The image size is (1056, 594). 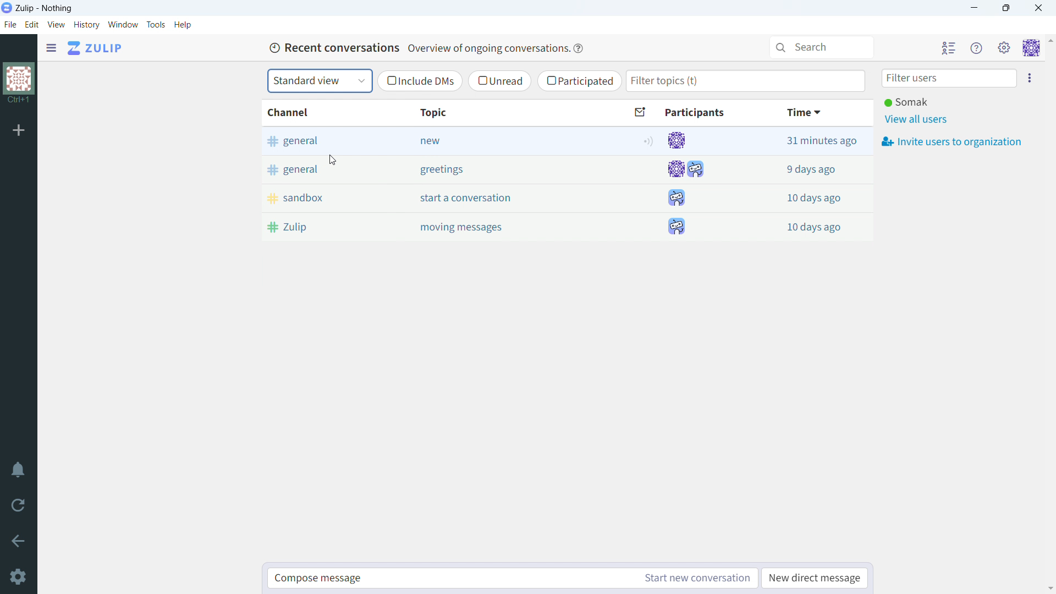 I want to click on scroll down, so click(x=1049, y=588).